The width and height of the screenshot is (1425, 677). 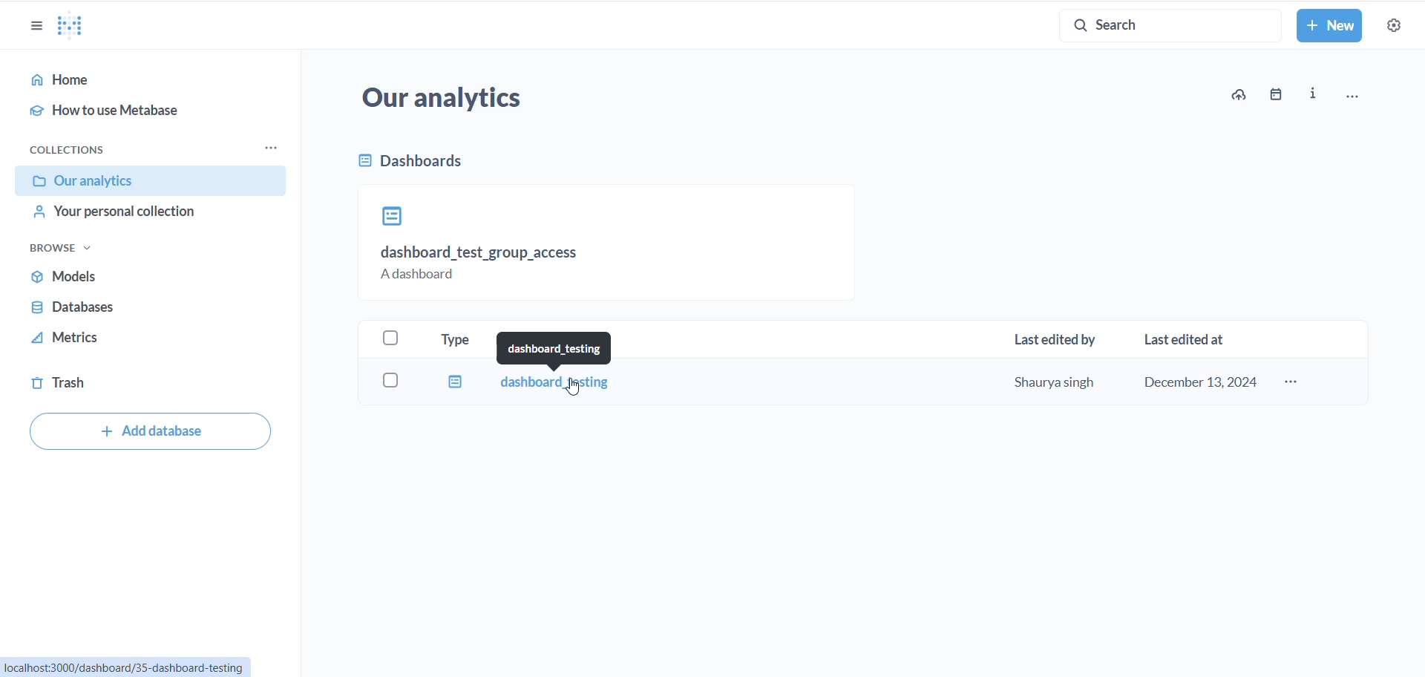 What do you see at coordinates (91, 151) in the screenshot?
I see `collections label` at bounding box center [91, 151].